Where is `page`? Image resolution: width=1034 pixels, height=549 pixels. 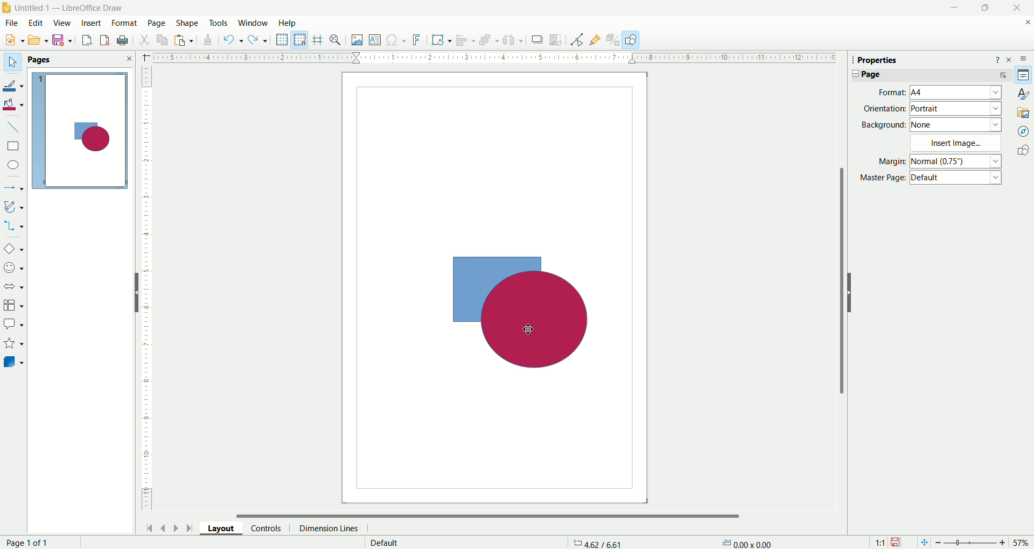
page is located at coordinates (83, 132).